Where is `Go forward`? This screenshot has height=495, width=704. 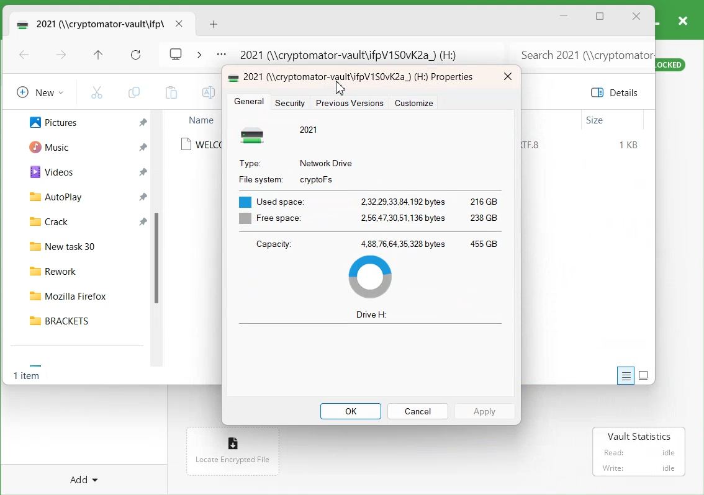 Go forward is located at coordinates (61, 56).